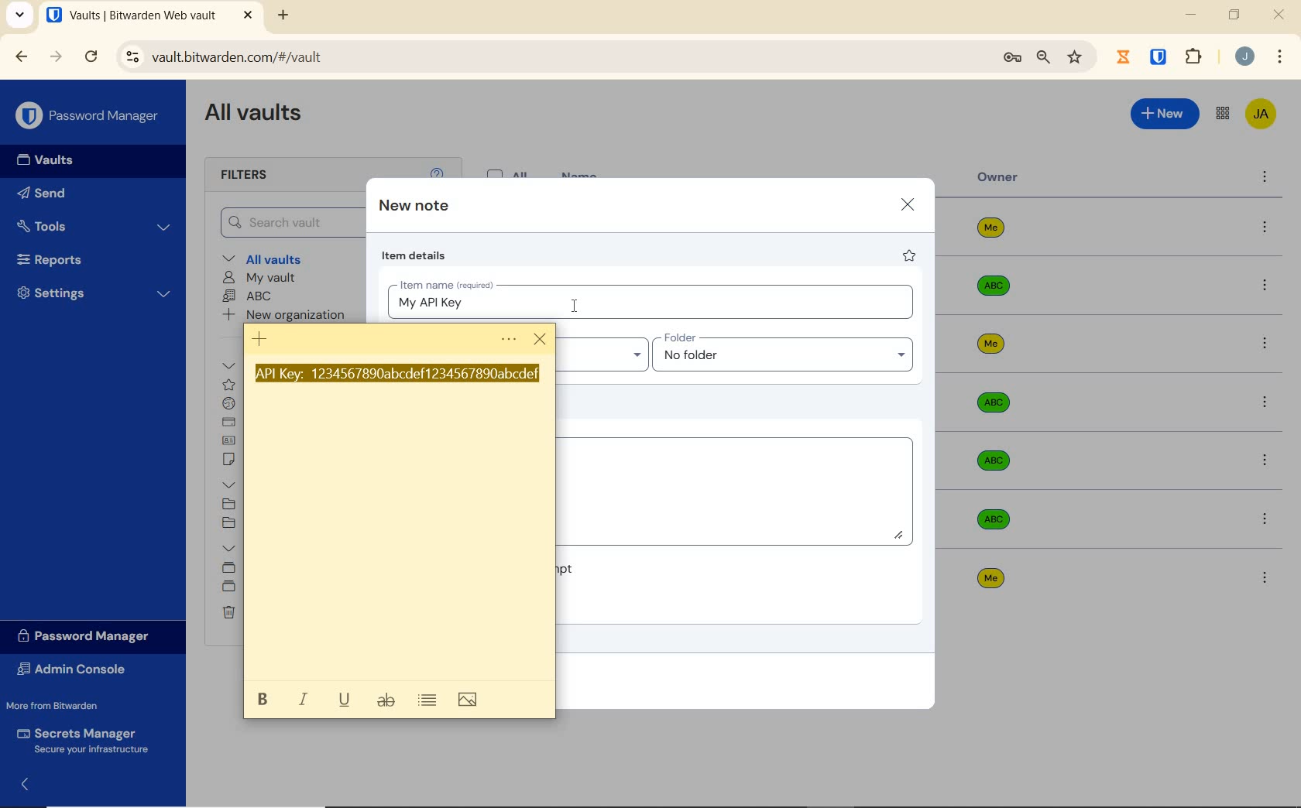  I want to click on shared folder, so click(231, 589).